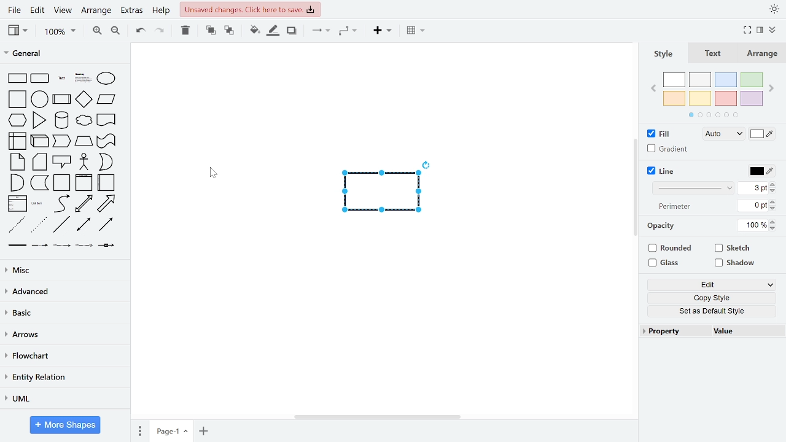 This screenshot has height=442, width=786. I want to click on general shapes, so click(60, 204).